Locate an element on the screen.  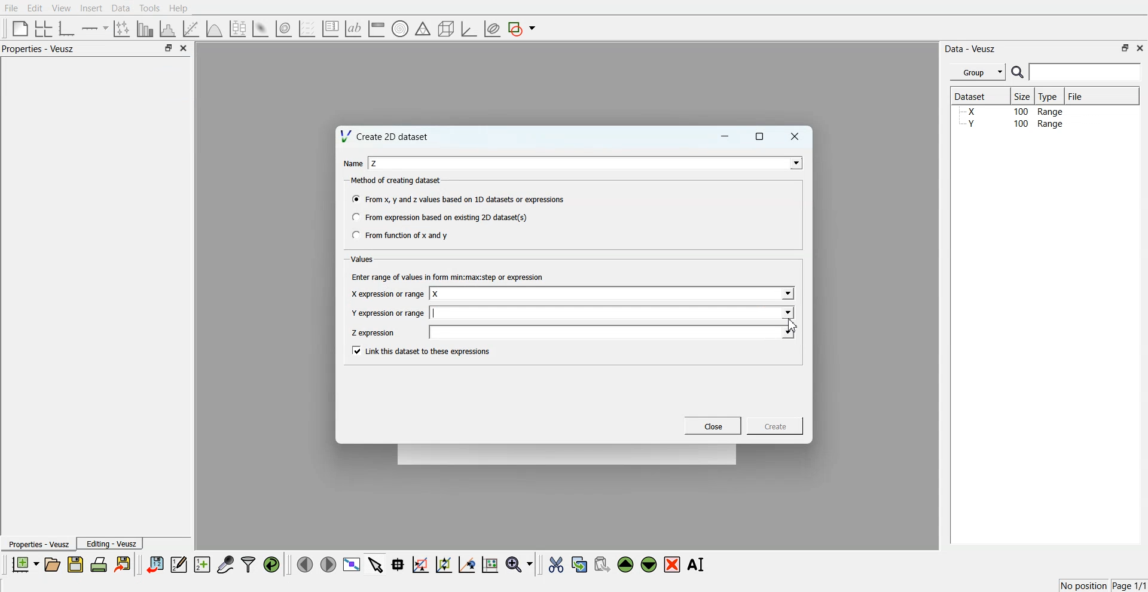
}  Zexpression is located at coordinates (374, 333).